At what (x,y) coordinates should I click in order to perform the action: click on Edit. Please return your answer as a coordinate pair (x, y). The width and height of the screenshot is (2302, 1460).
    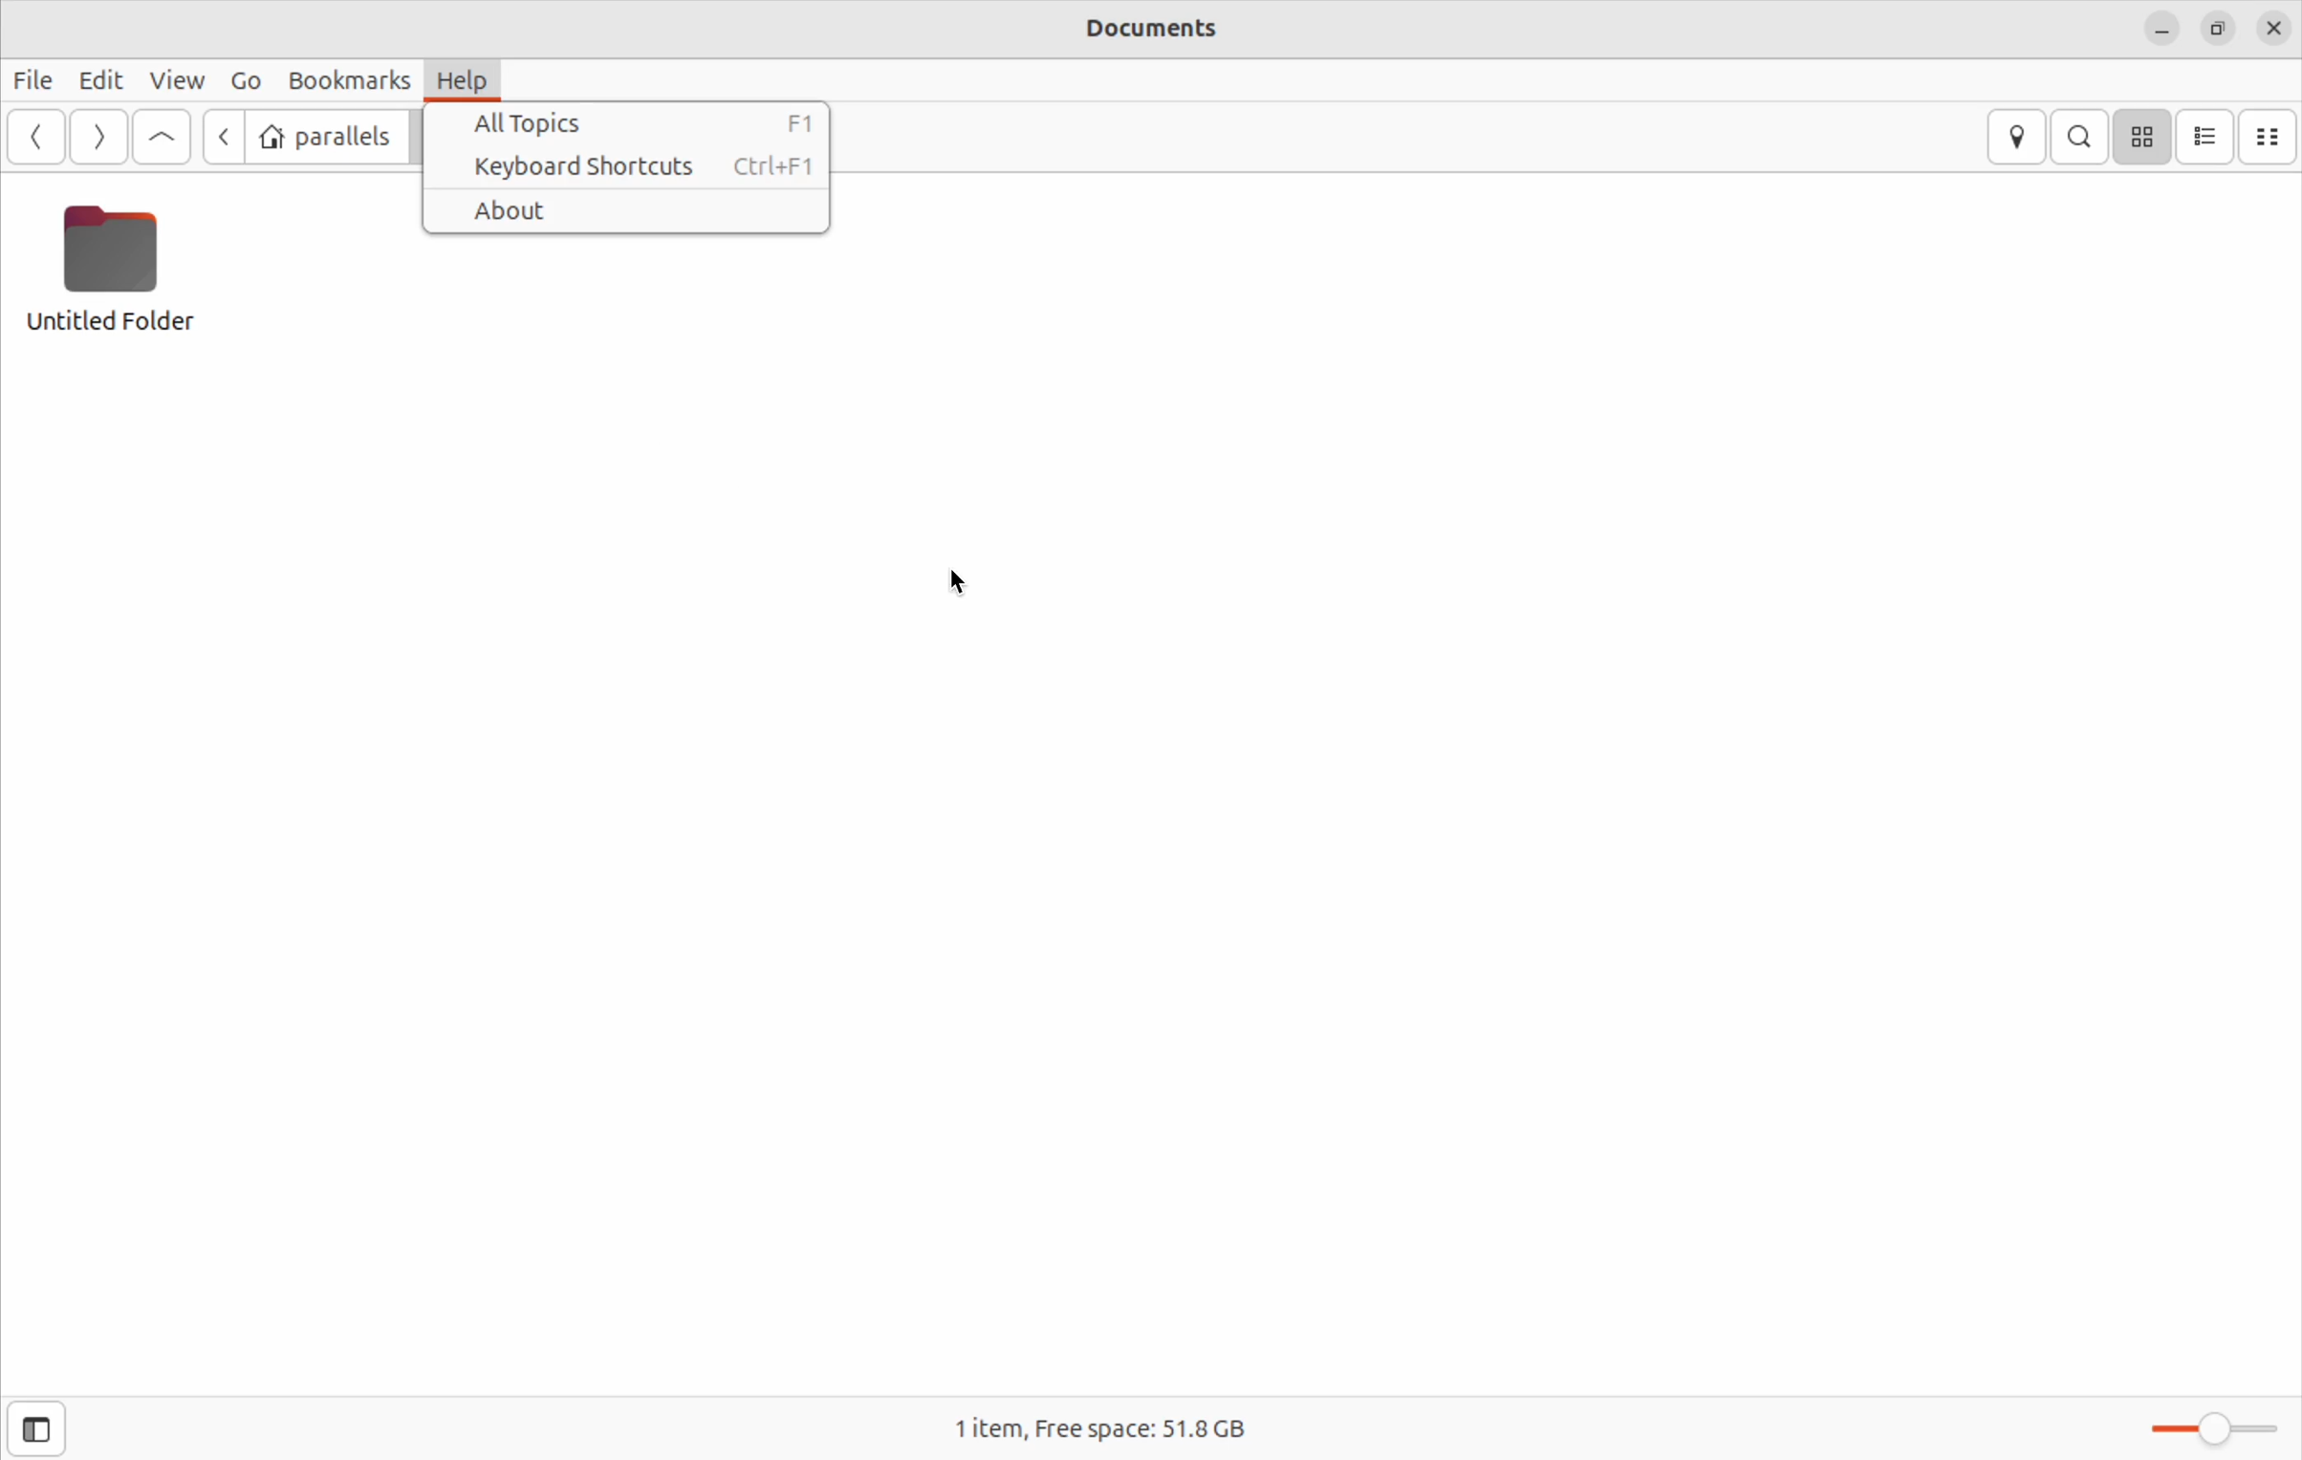
    Looking at the image, I should click on (99, 79).